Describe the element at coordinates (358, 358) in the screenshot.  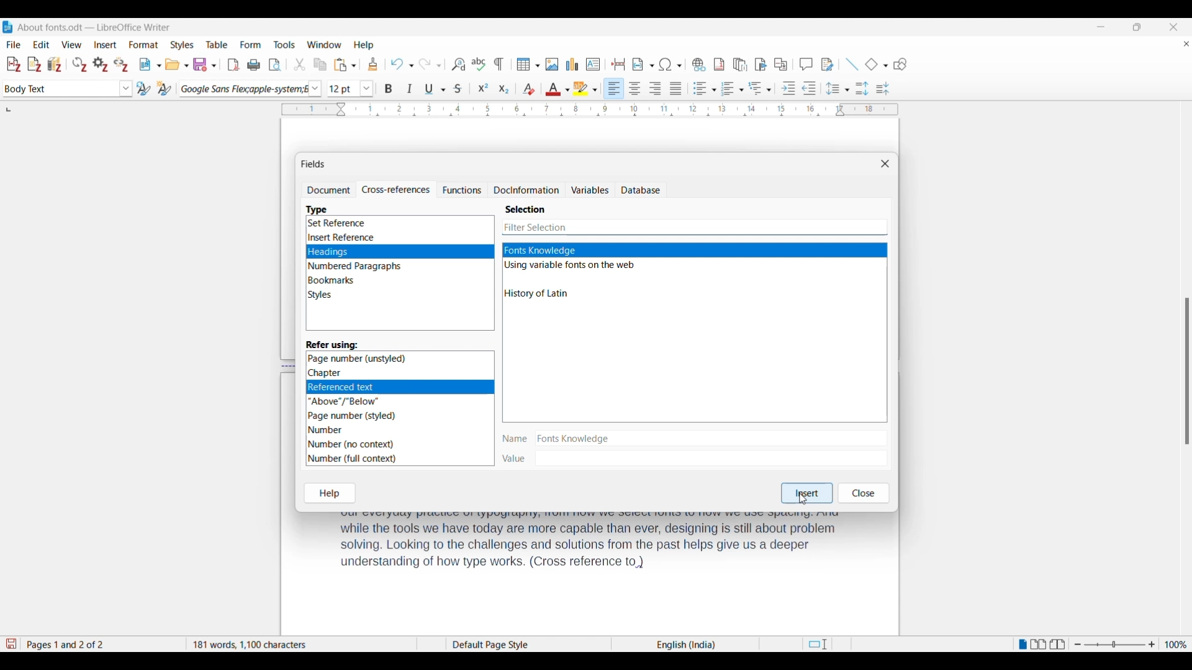
I see `Page number (unstyled)` at that location.